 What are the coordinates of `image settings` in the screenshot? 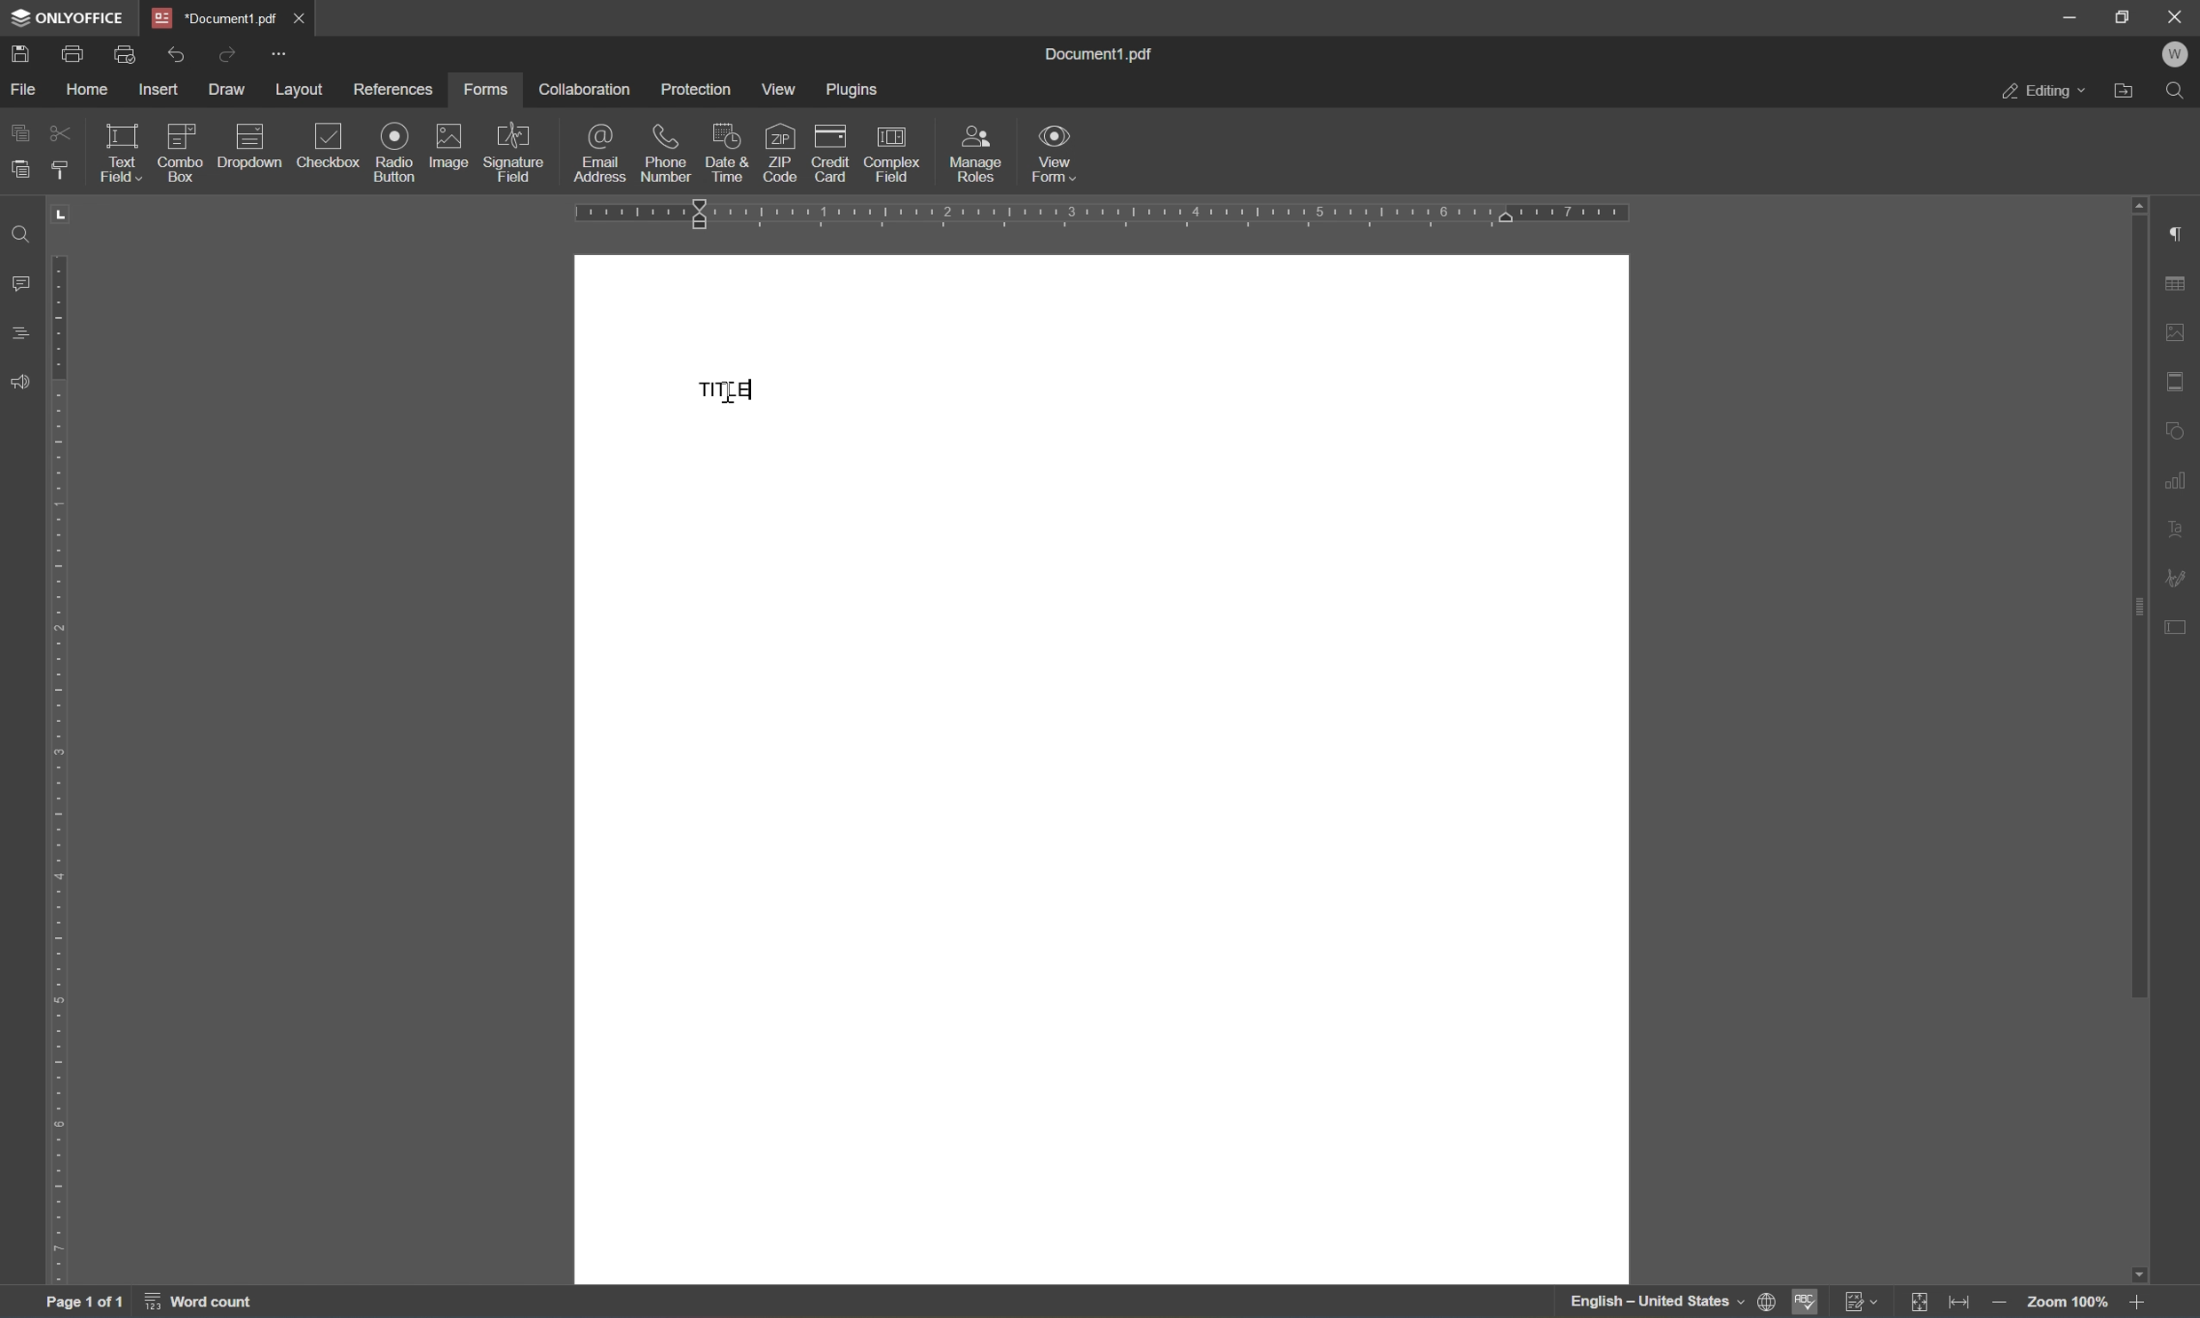 It's located at (2180, 332).